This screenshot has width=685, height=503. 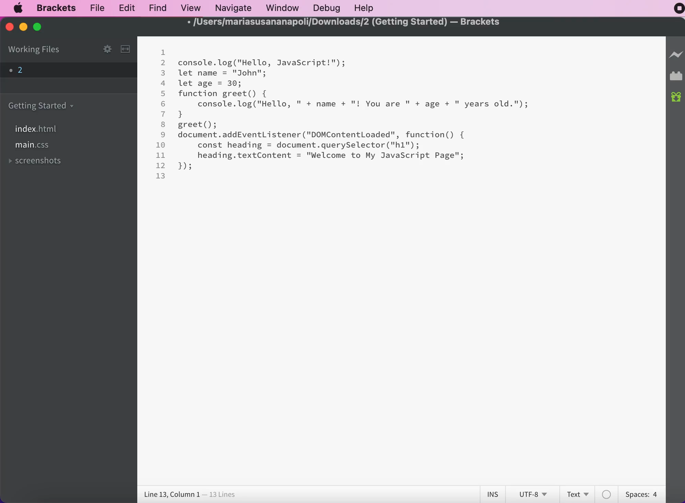 What do you see at coordinates (163, 135) in the screenshot?
I see `9` at bounding box center [163, 135].